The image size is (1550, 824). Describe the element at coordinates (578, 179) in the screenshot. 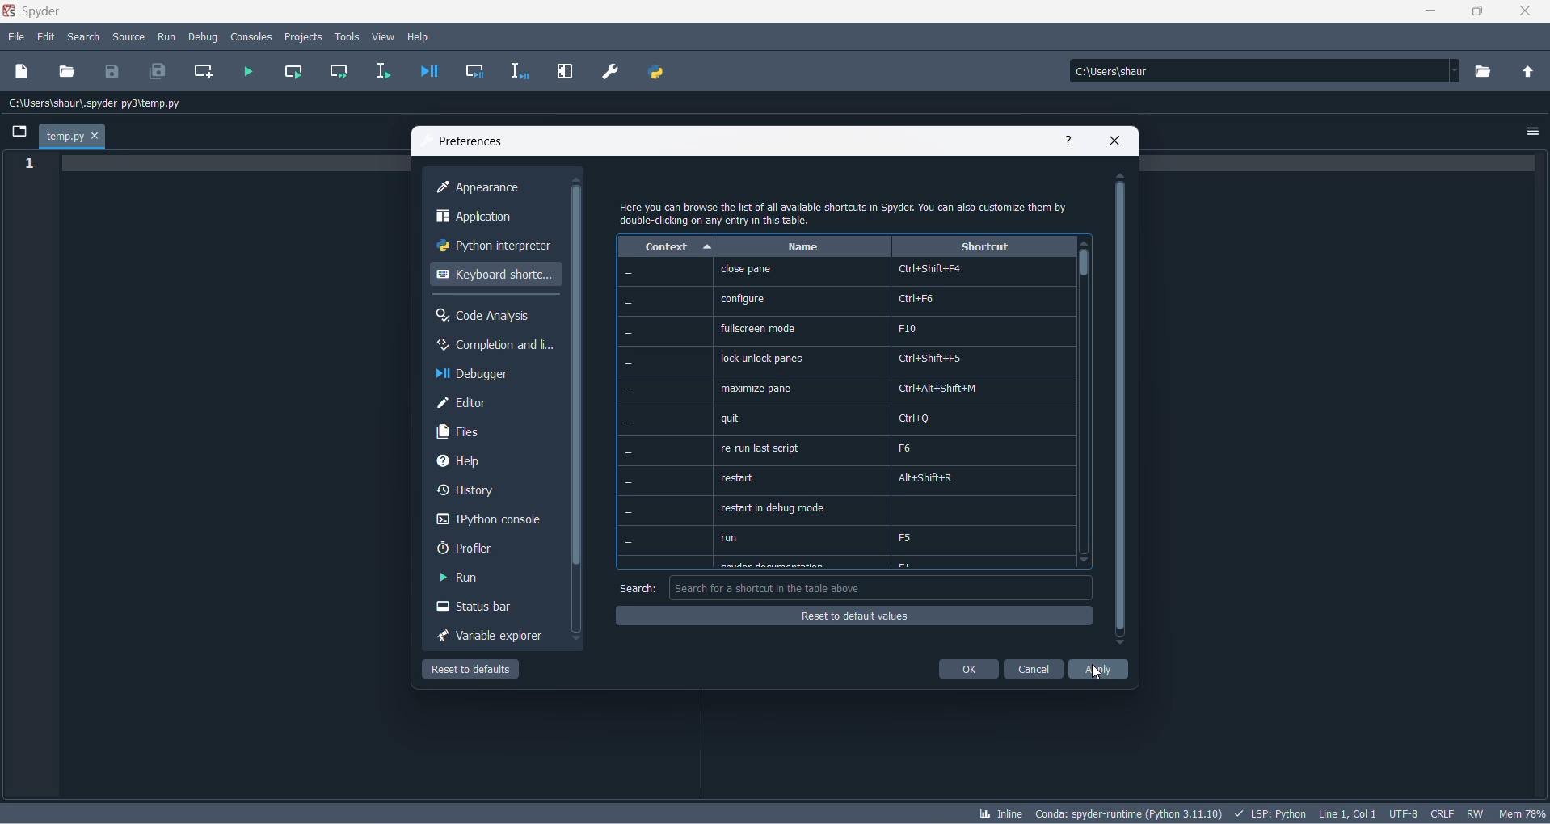

I see `move up` at that location.